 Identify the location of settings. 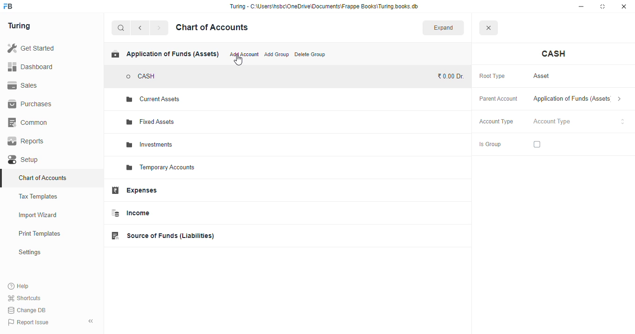
(29, 252).